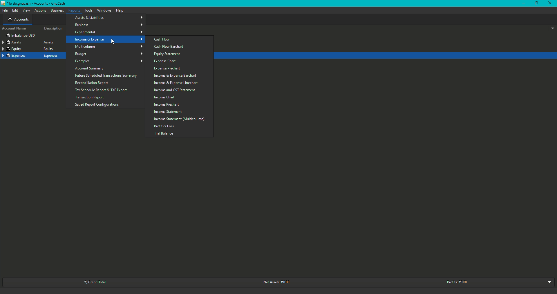  What do you see at coordinates (171, 47) in the screenshot?
I see `Cash Flow Barchart` at bounding box center [171, 47].